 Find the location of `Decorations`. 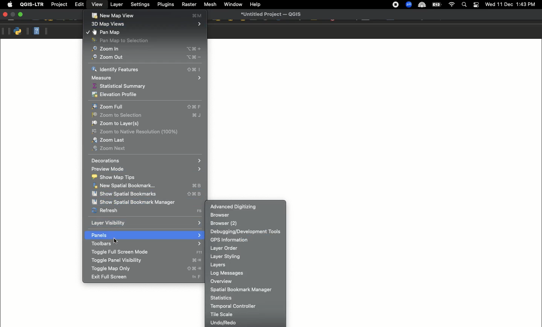

Decorations is located at coordinates (145, 161).